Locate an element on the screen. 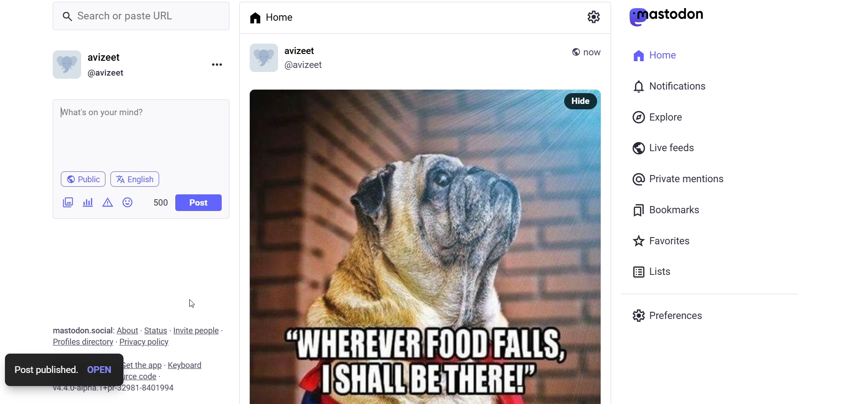 The height and width of the screenshot is (404, 849). explore is located at coordinates (658, 117).